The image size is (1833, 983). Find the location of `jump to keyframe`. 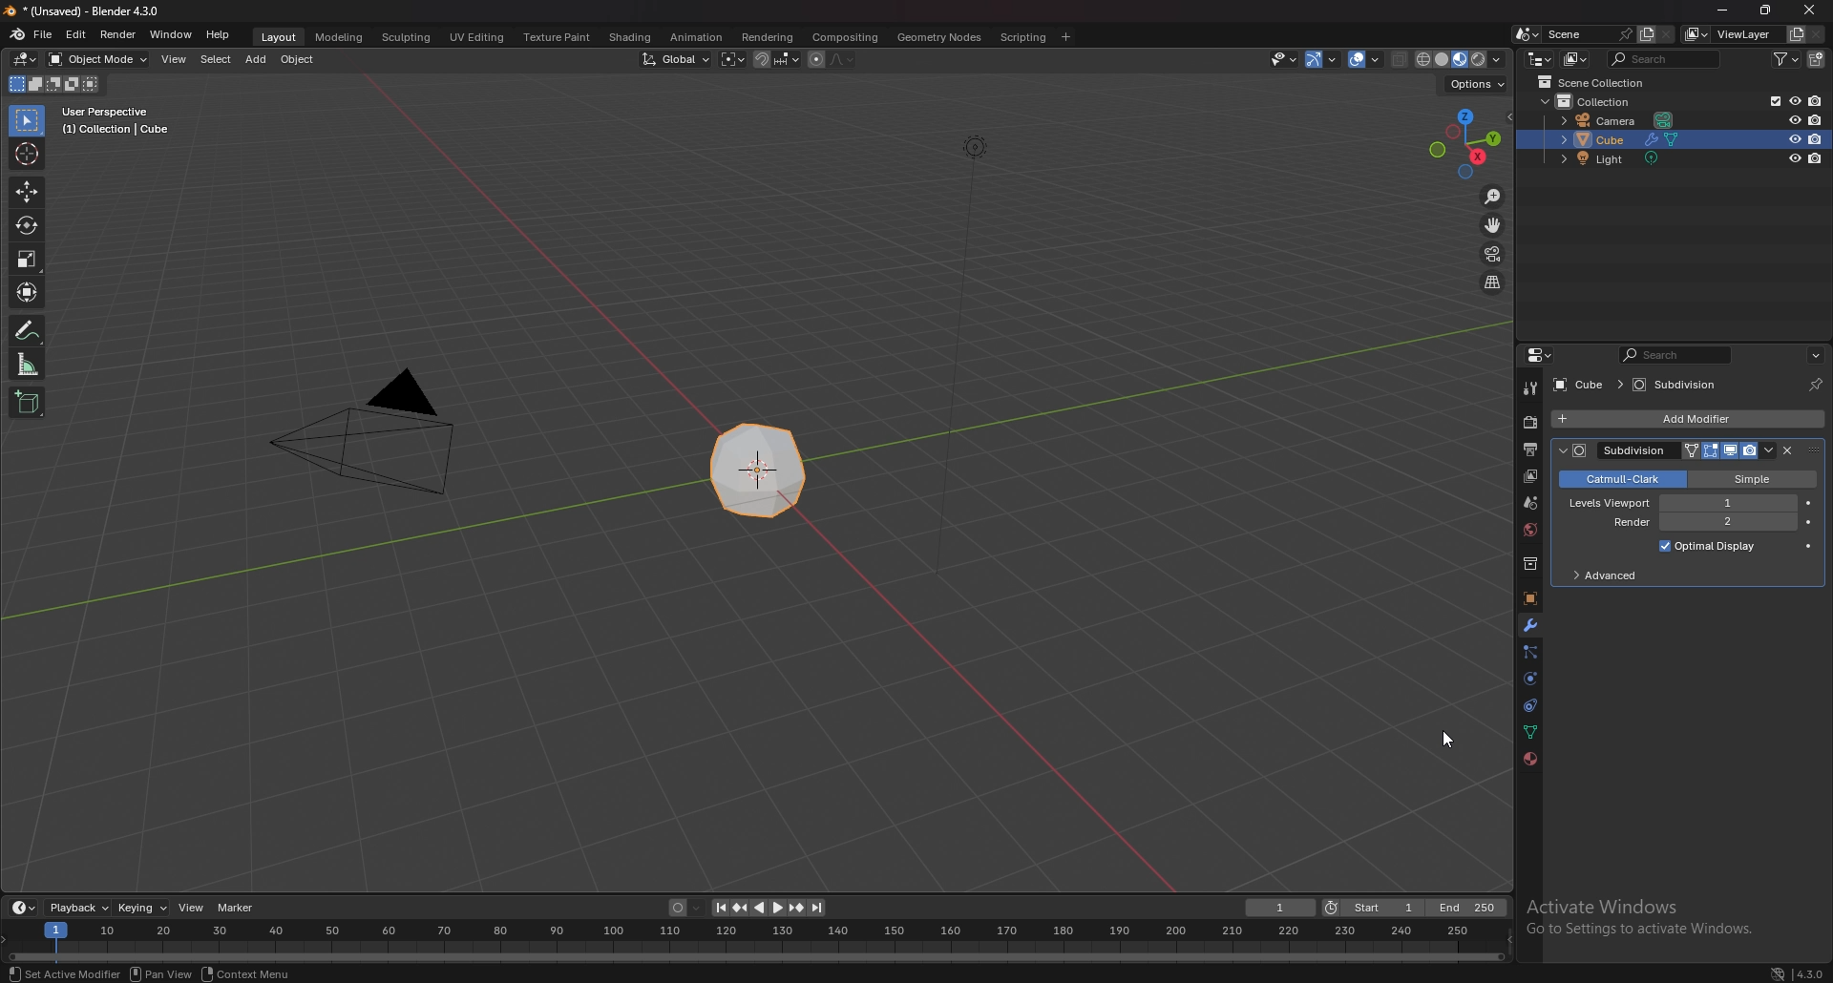

jump to keyframe is located at coordinates (740, 908).